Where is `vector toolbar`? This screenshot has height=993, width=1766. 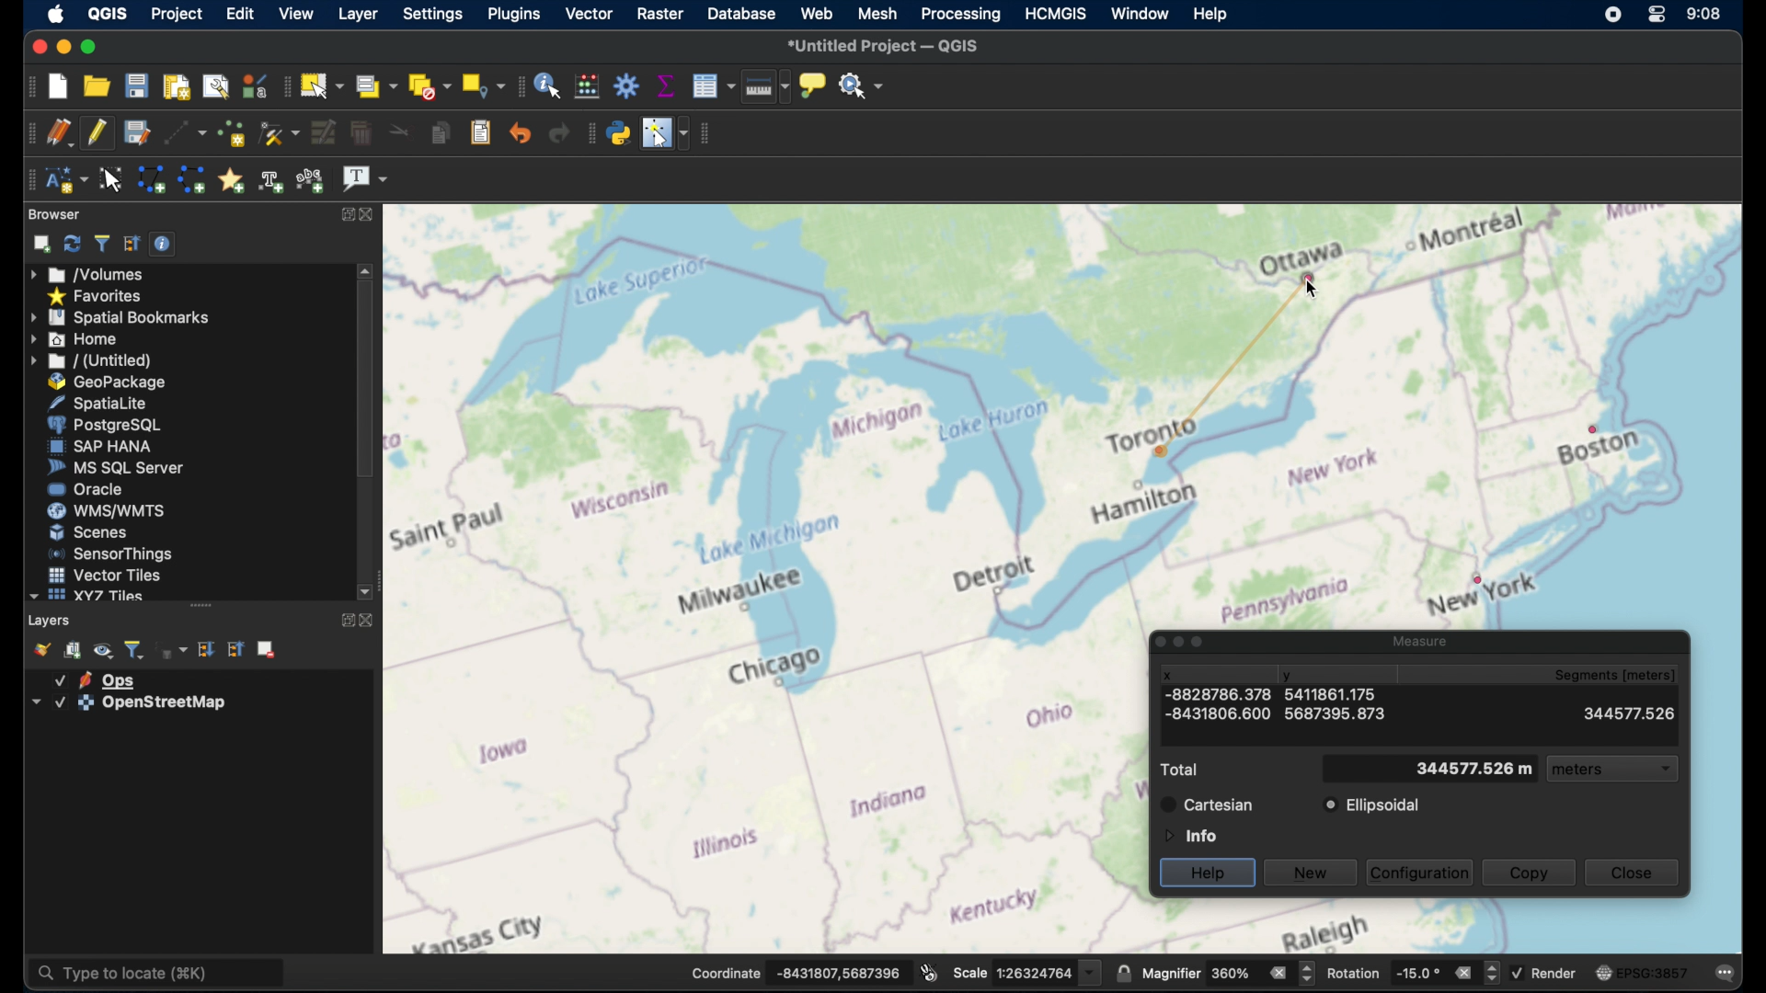
vector toolbar is located at coordinates (708, 134).